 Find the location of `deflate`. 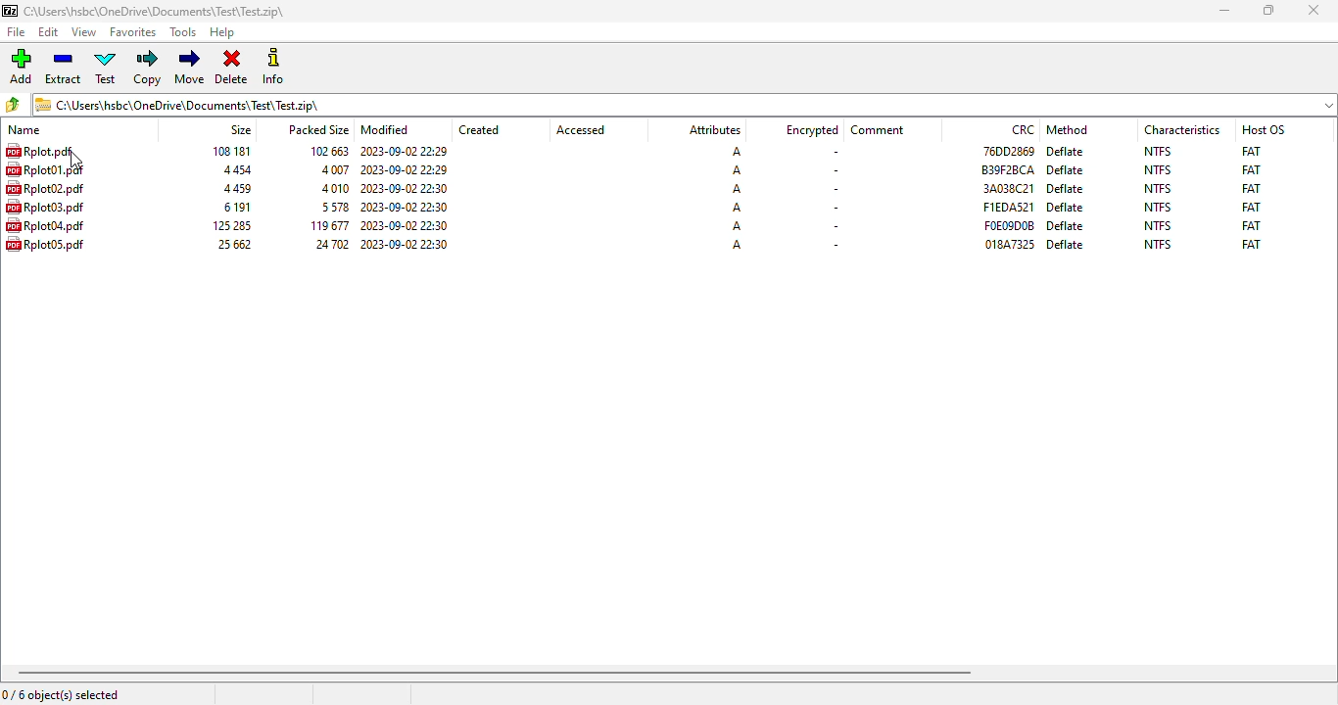

deflate is located at coordinates (1066, 170).